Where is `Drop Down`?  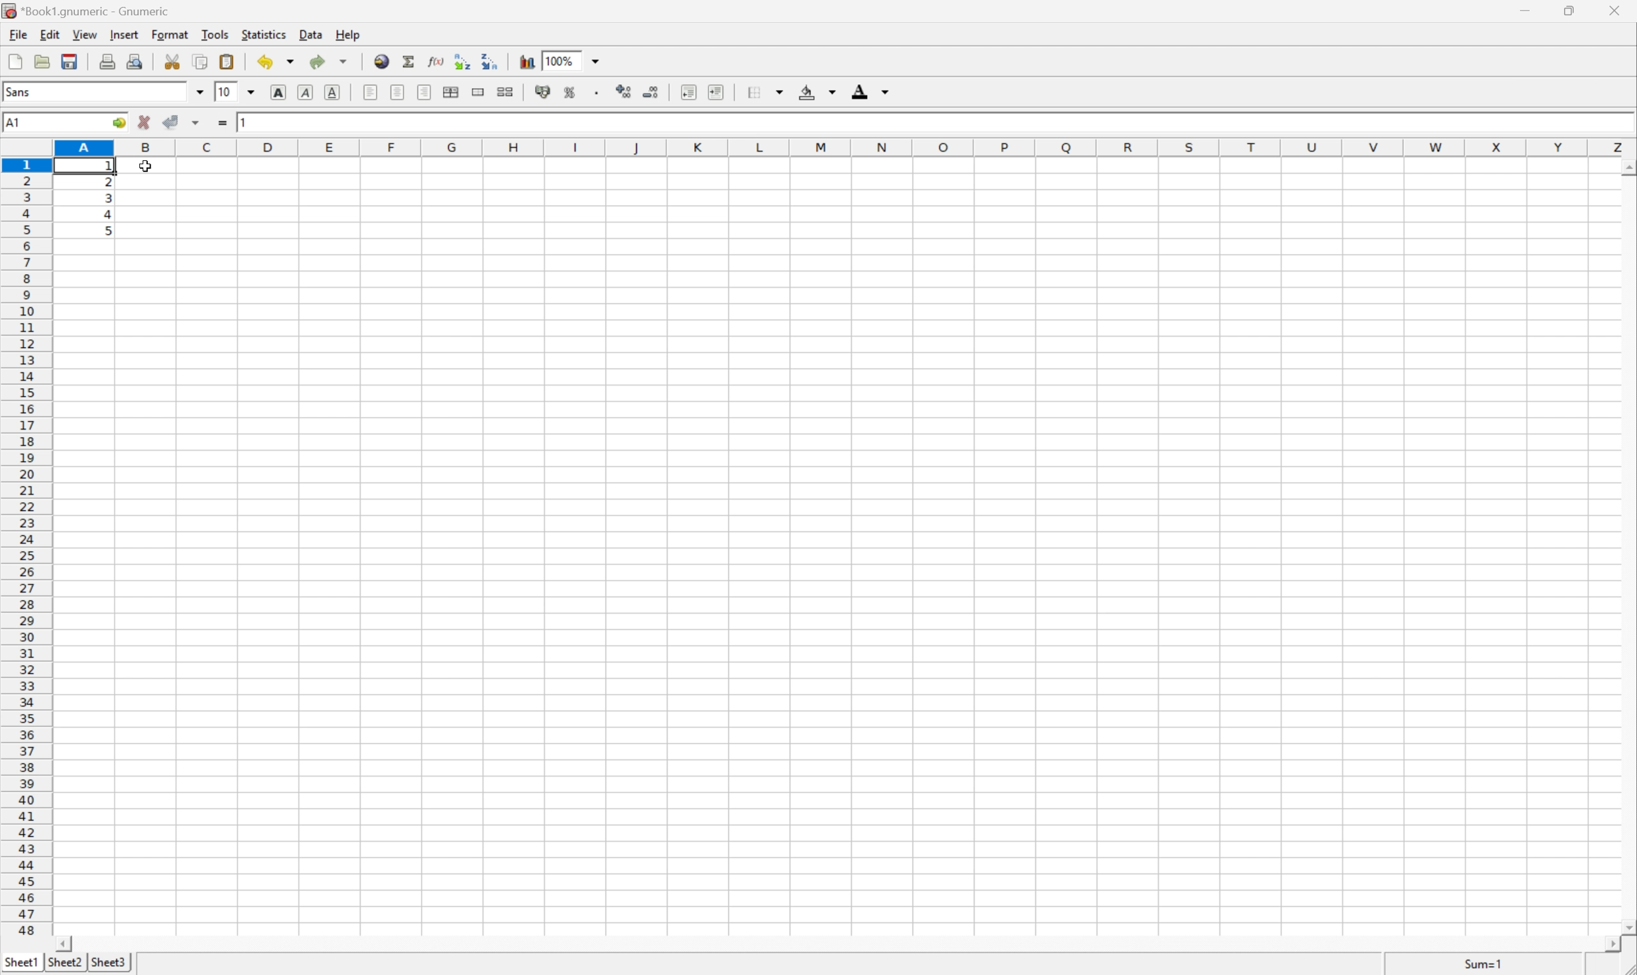
Drop Down is located at coordinates (250, 91).